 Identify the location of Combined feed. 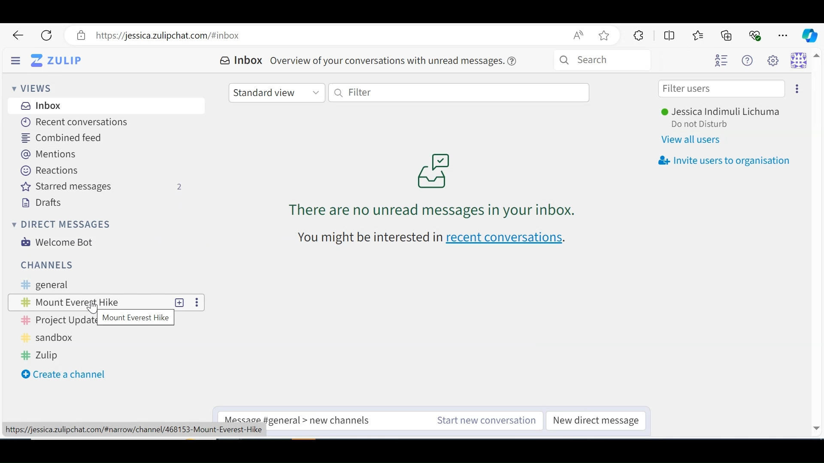
(65, 138).